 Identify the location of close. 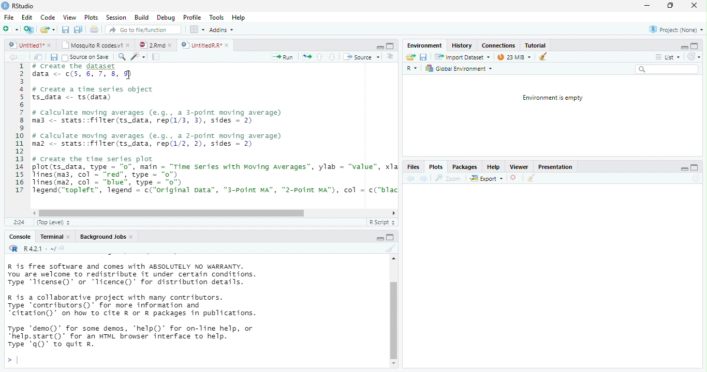
(129, 44).